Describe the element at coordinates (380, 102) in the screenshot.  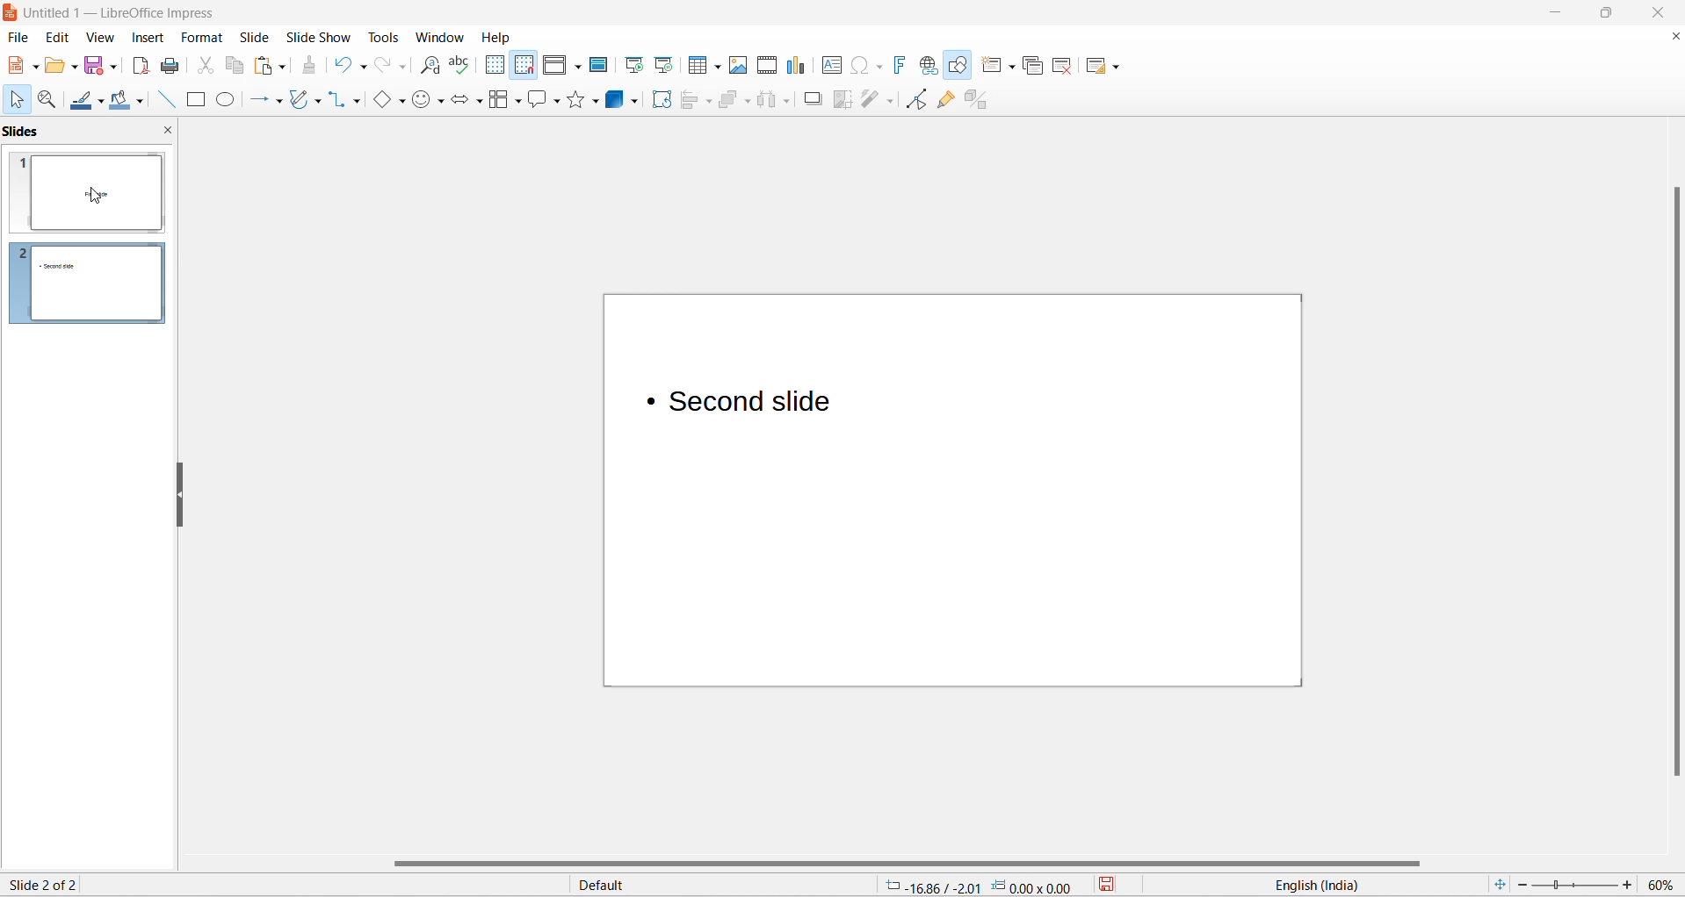
I see `basic shapes` at that location.